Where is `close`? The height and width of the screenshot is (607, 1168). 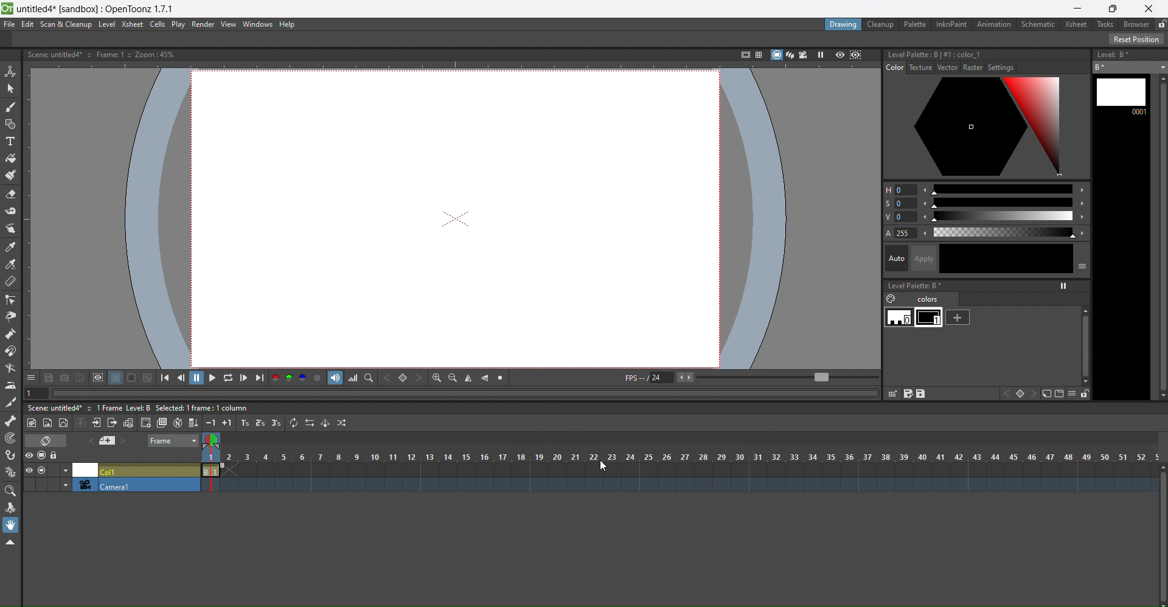
close is located at coordinates (1150, 9).